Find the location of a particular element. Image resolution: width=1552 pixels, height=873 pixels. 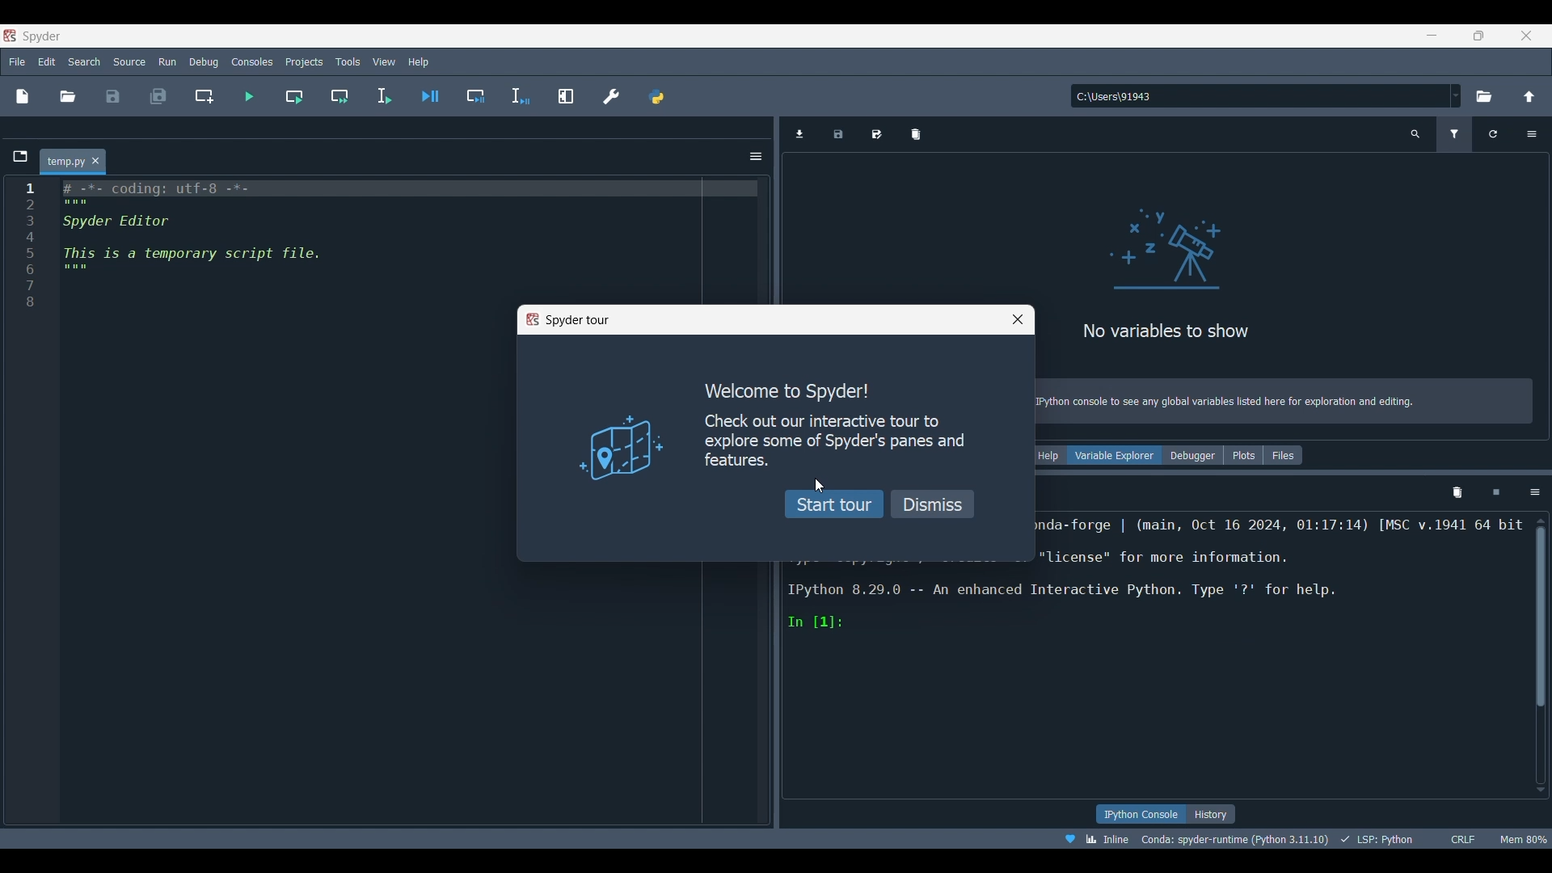

delete is located at coordinates (915, 135).